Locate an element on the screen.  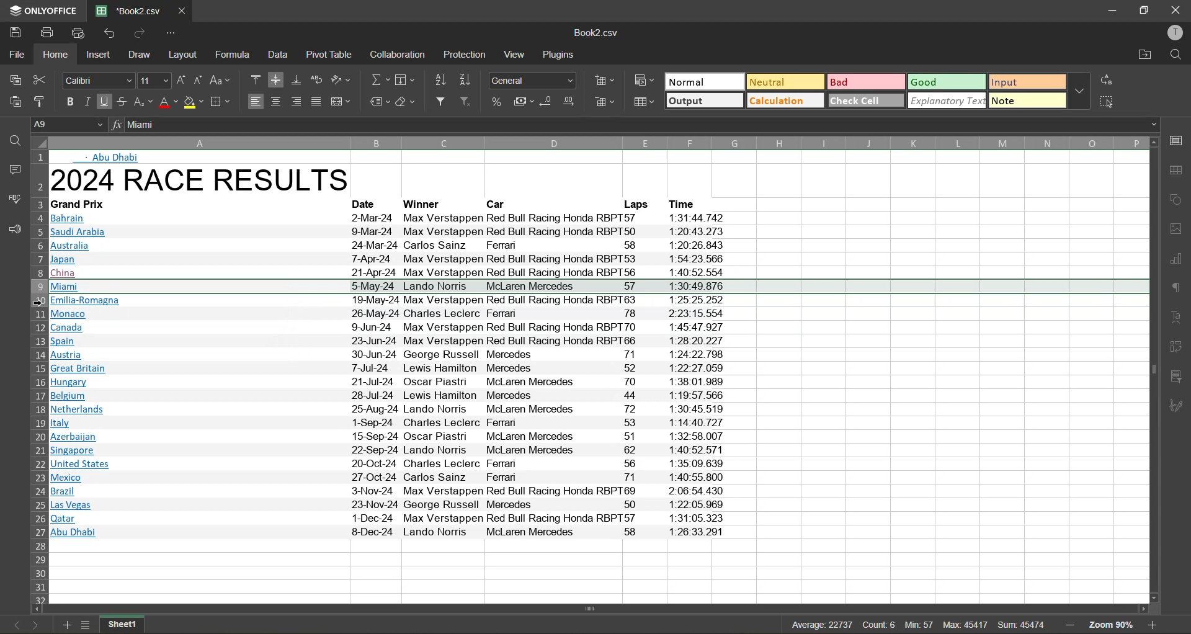
field is located at coordinates (406, 79).